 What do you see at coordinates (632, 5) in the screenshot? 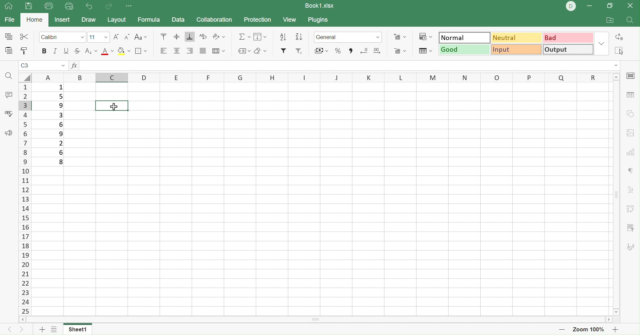
I see `Close` at bounding box center [632, 5].